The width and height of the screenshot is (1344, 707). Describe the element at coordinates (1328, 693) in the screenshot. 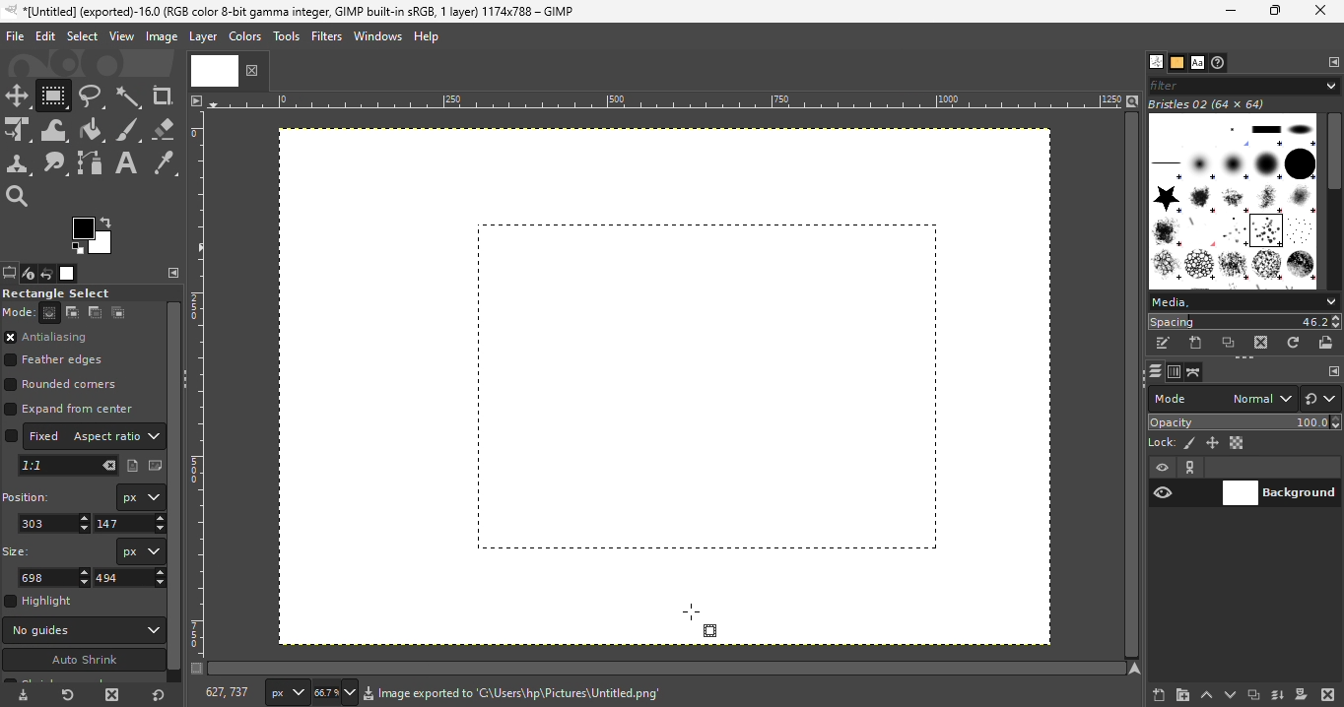

I see `Delete this layer` at that location.